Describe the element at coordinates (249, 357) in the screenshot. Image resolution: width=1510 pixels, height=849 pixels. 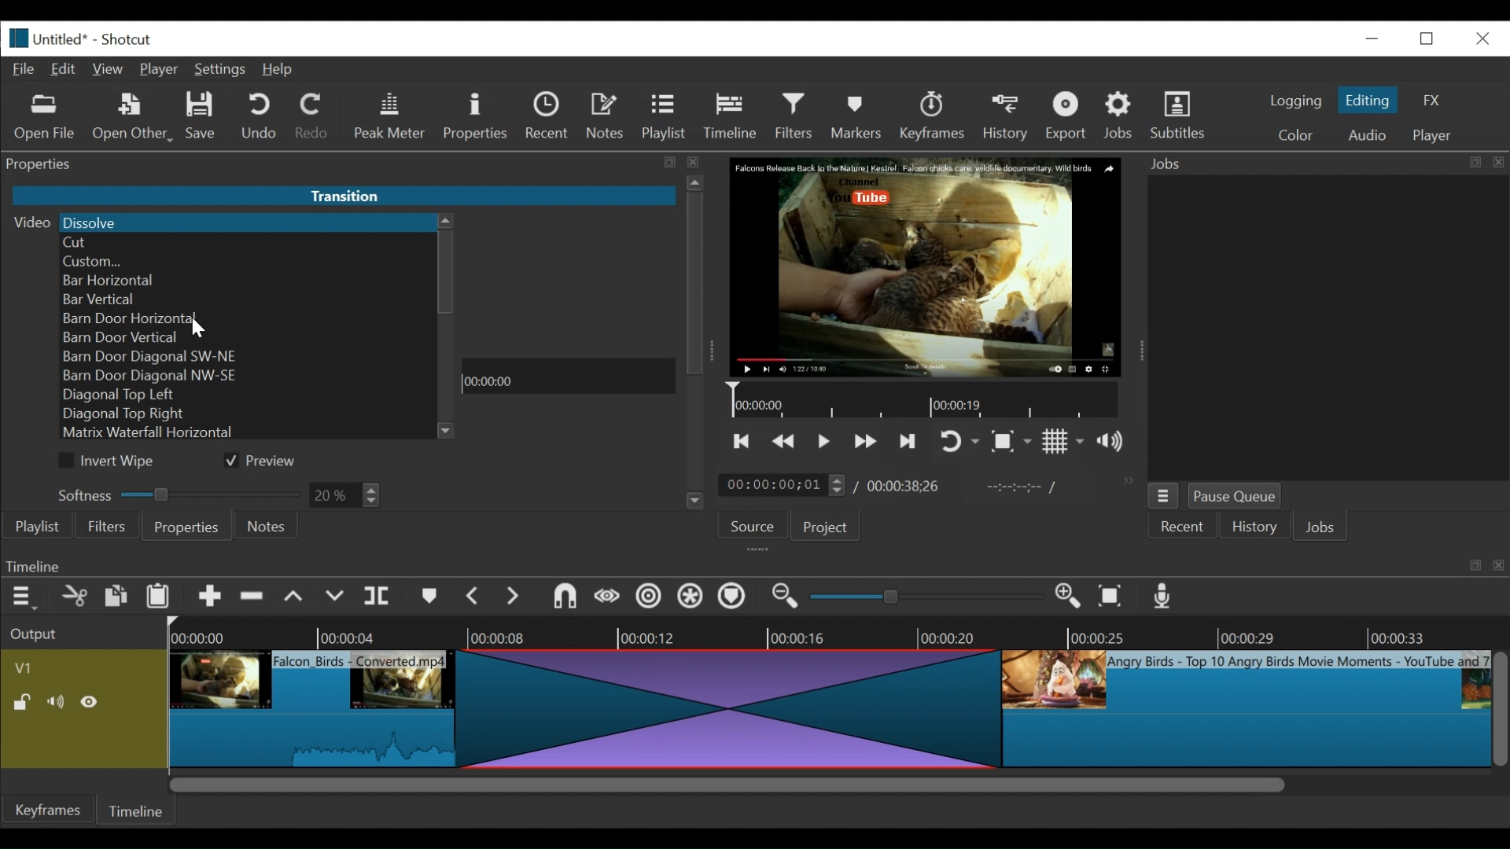
I see `Barn Door Diagonal SW-NE` at that location.